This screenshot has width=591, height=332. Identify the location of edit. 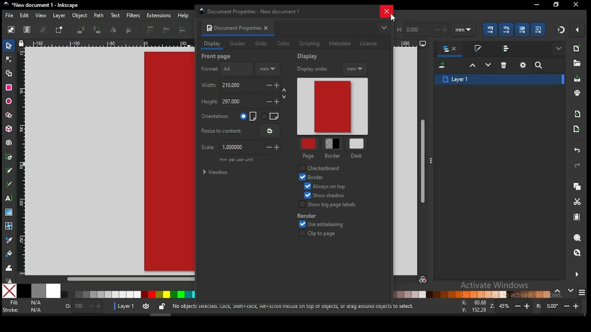
(26, 16).